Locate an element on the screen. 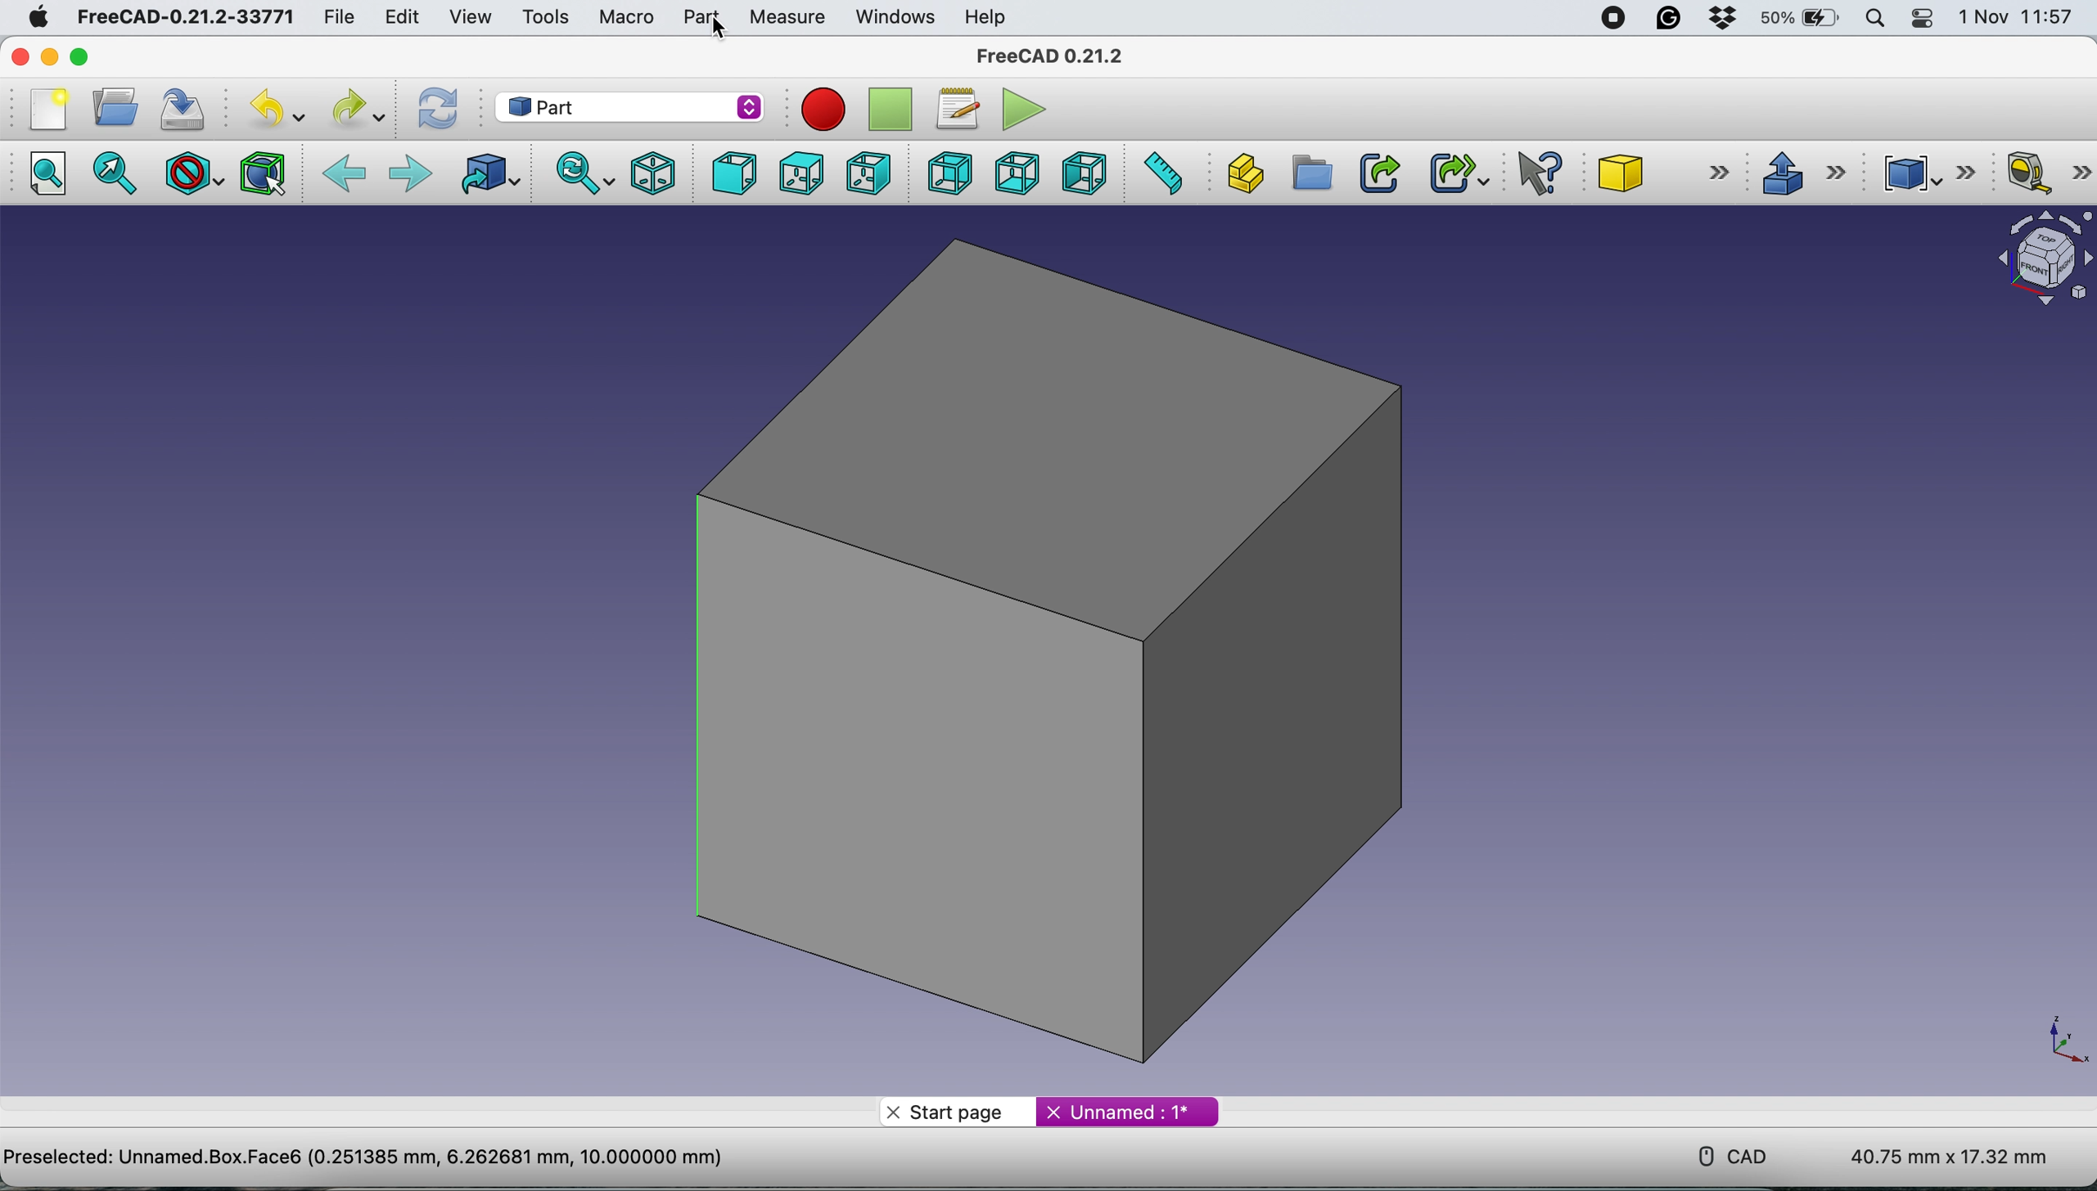 This screenshot has width=2097, height=1191. measure distance is located at coordinates (1161, 173).